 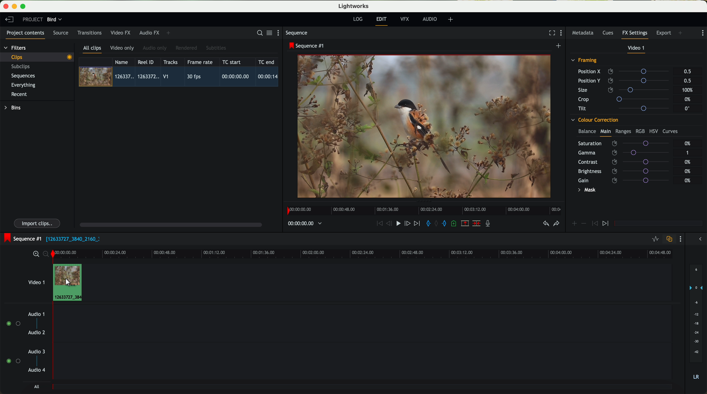 I want to click on main, so click(x=605, y=132).